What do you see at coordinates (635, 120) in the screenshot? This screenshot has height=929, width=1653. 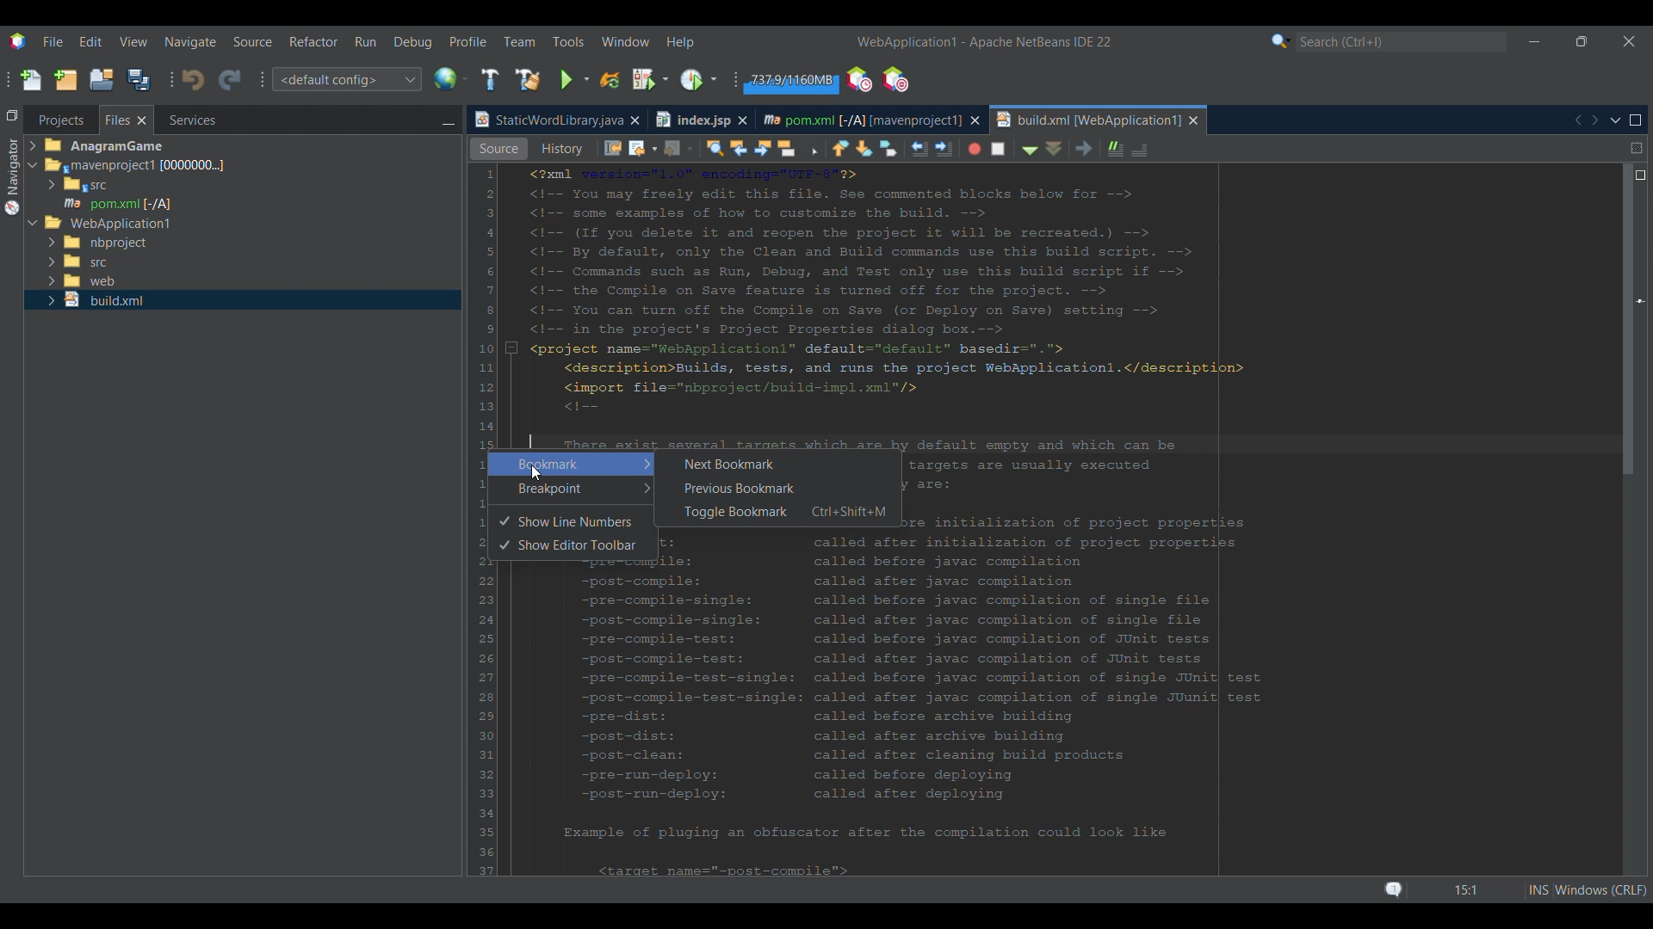 I see `Close tab` at bounding box center [635, 120].